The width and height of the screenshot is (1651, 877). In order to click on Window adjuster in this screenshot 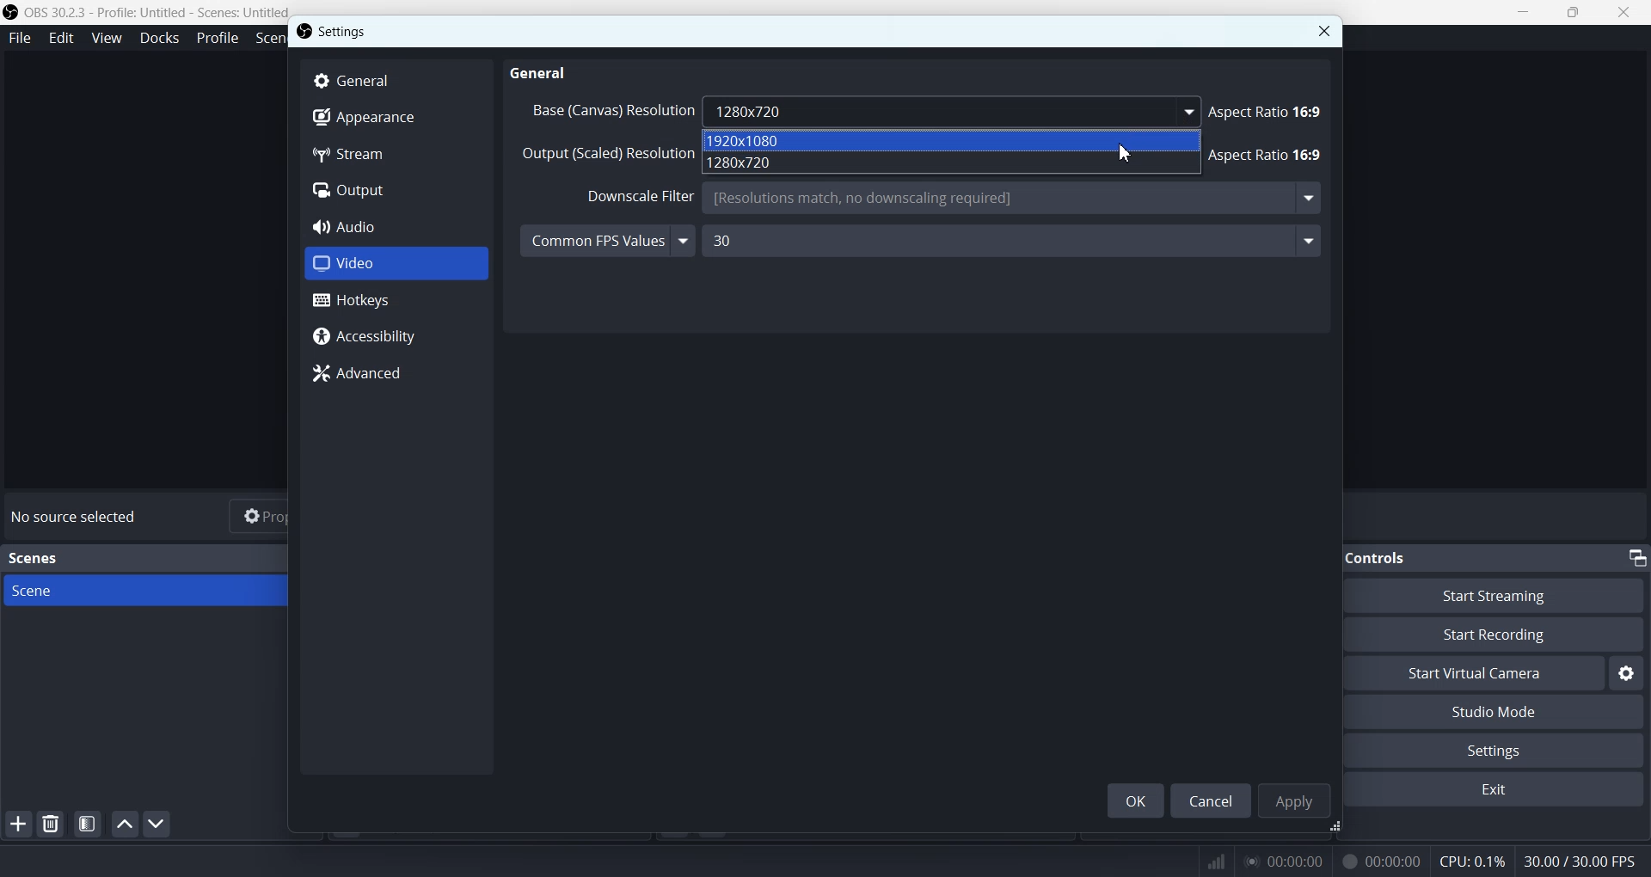, I will do `click(1337, 829)`.